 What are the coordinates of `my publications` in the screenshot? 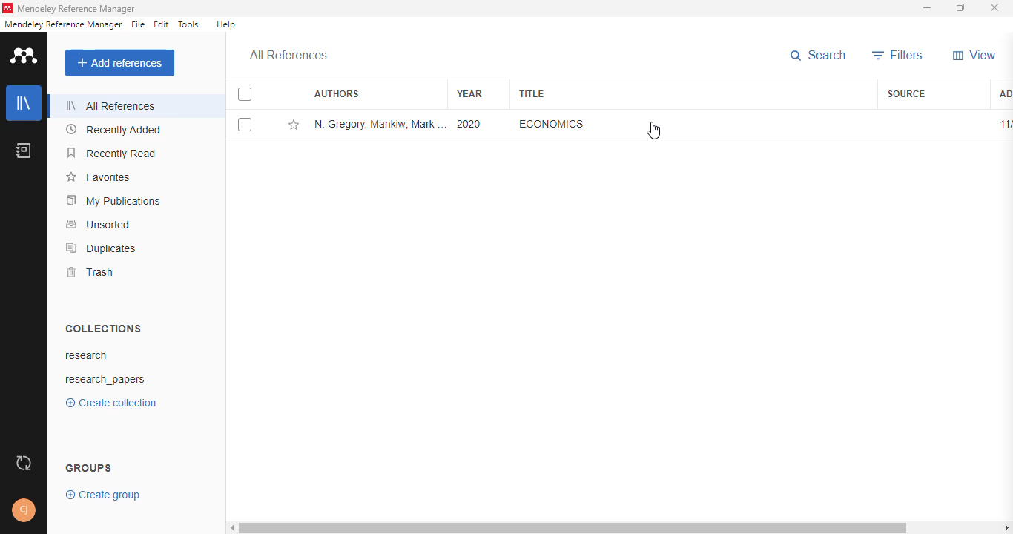 It's located at (113, 201).